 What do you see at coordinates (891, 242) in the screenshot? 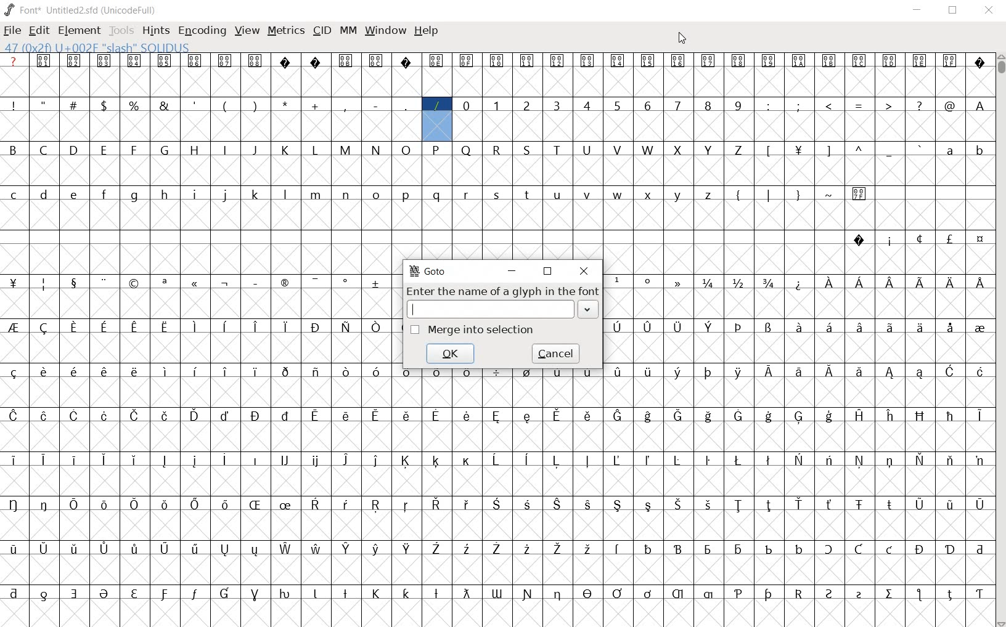
I see `glyph` at bounding box center [891, 242].